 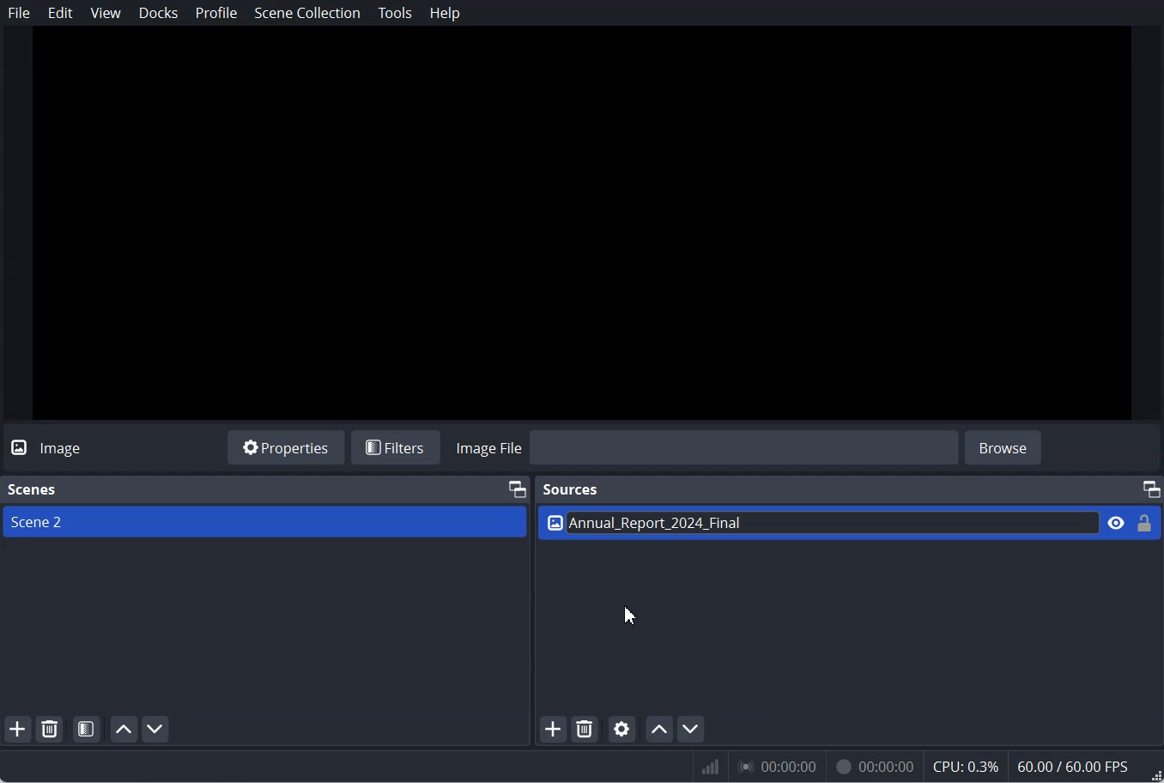 I want to click on Maximum, so click(x=517, y=489).